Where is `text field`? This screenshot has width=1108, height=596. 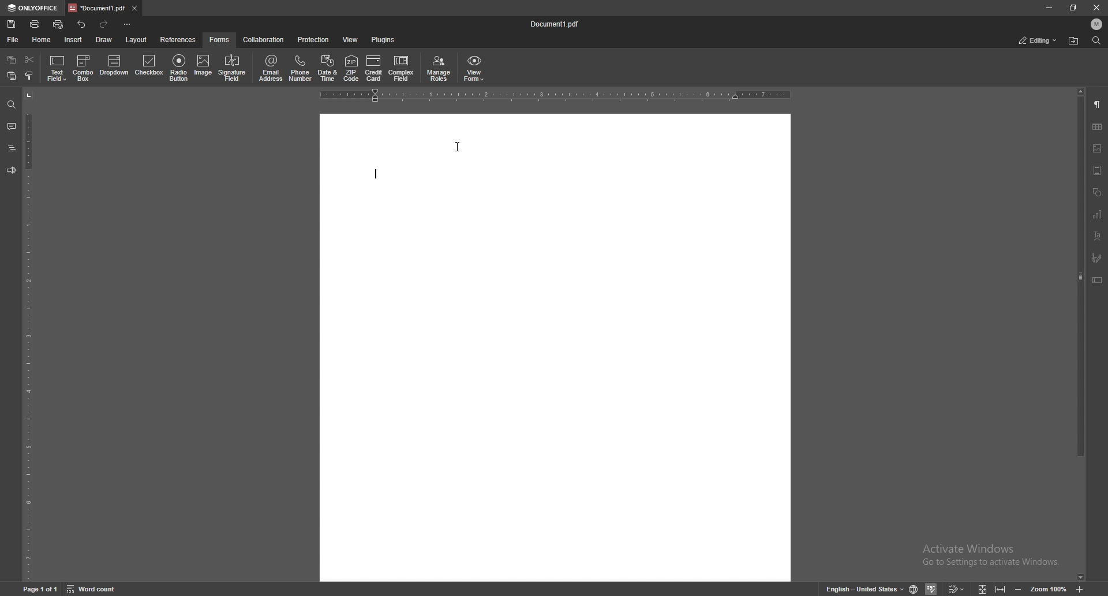
text field is located at coordinates (58, 68).